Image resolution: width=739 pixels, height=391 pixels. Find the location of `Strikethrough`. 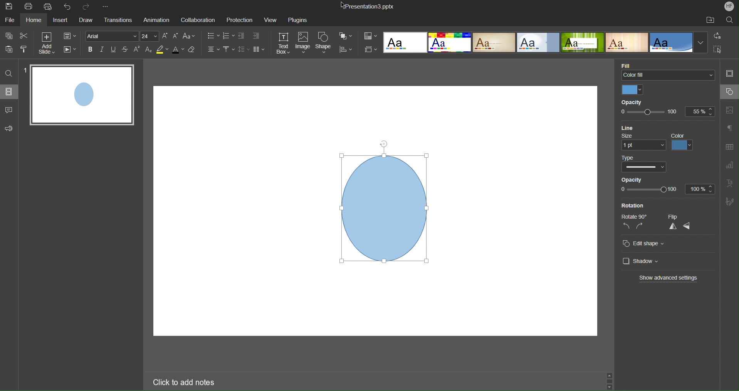

Strikethrough is located at coordinates (126, 51).